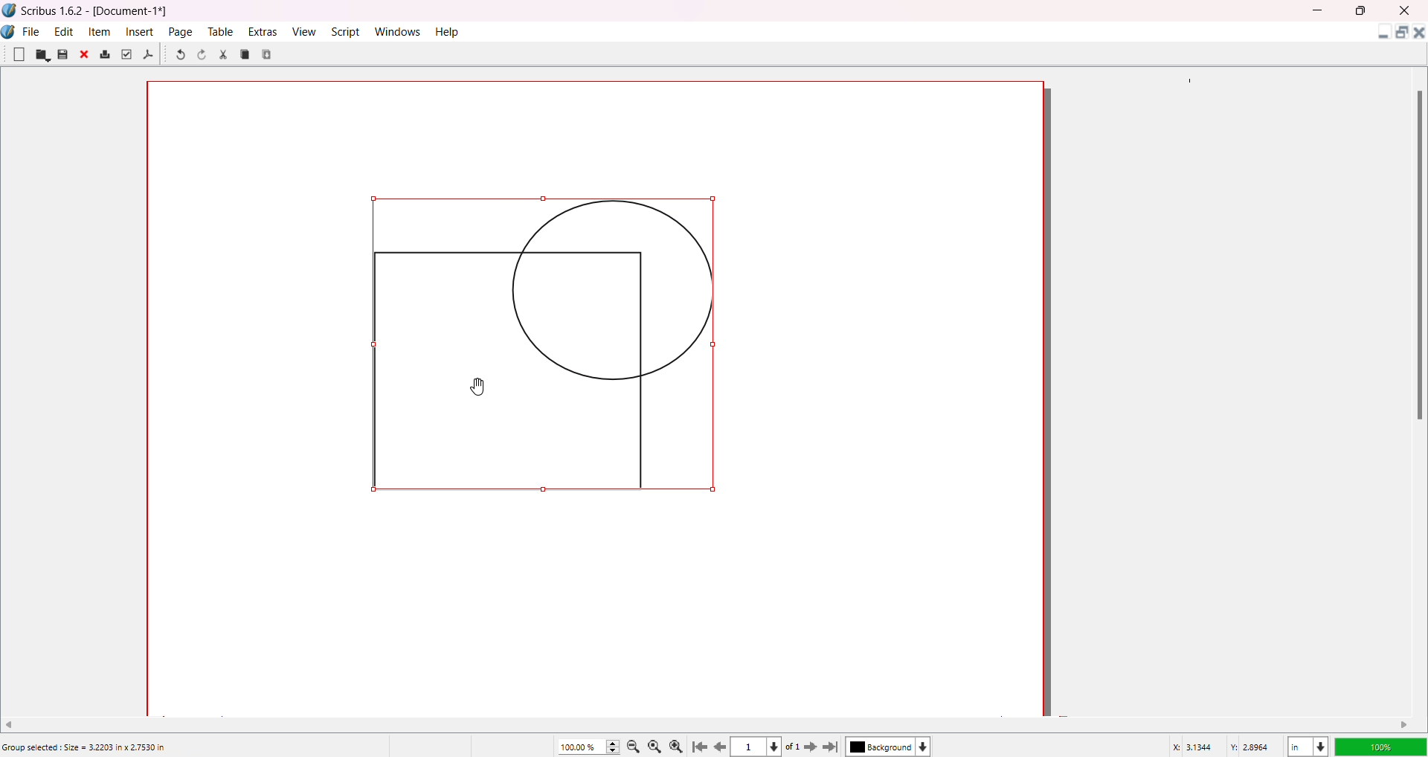 Image resolution: width=1428 pixels, height=757 pixels. What do you see at coordinates (679, 745) in the screenshot?
I see `Zoom in` at bounding box center [679, 745].